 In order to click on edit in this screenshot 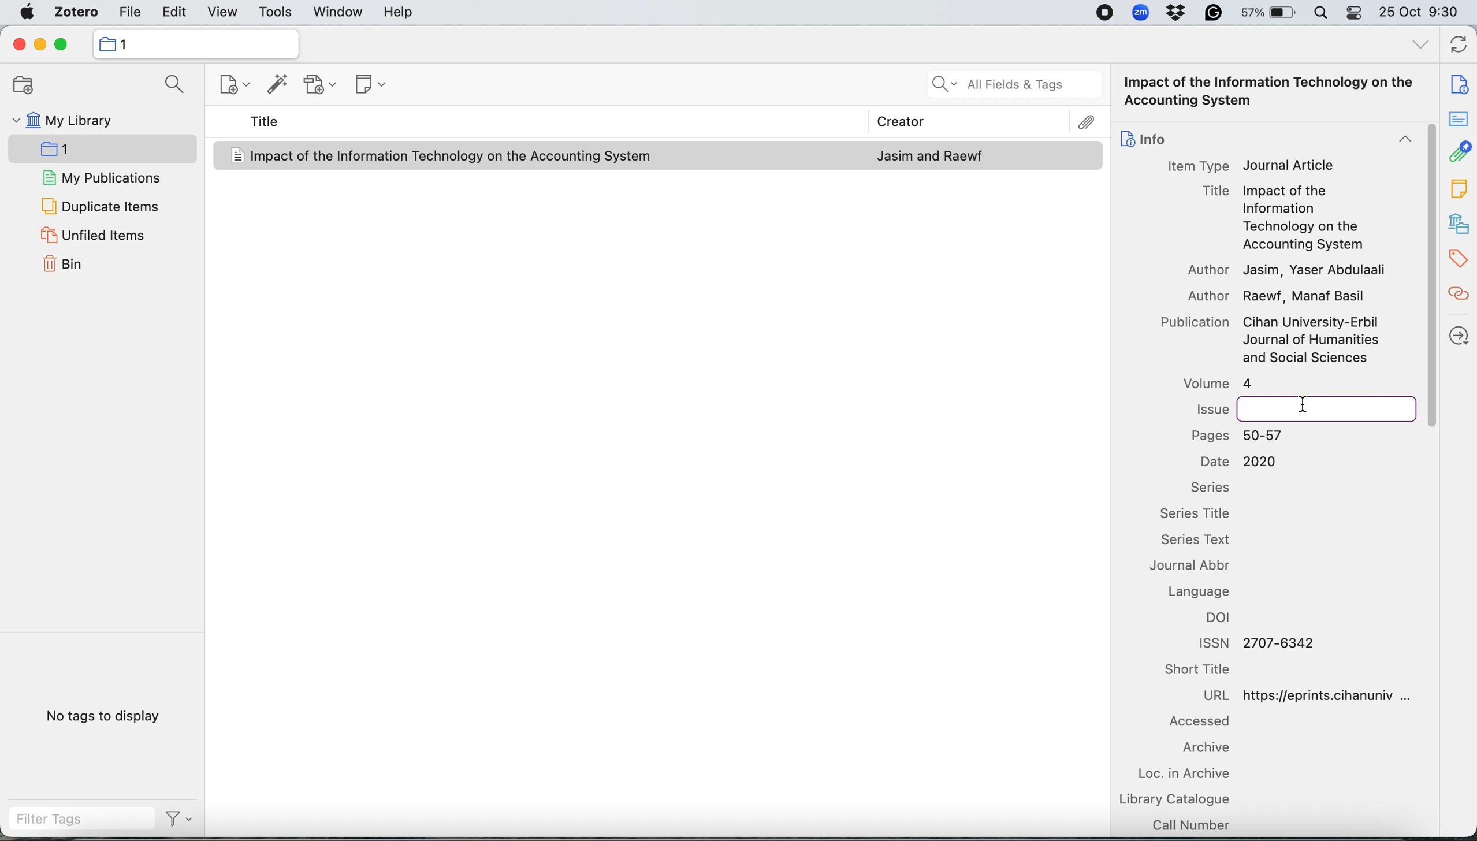, I will do `click(173, 10)`.